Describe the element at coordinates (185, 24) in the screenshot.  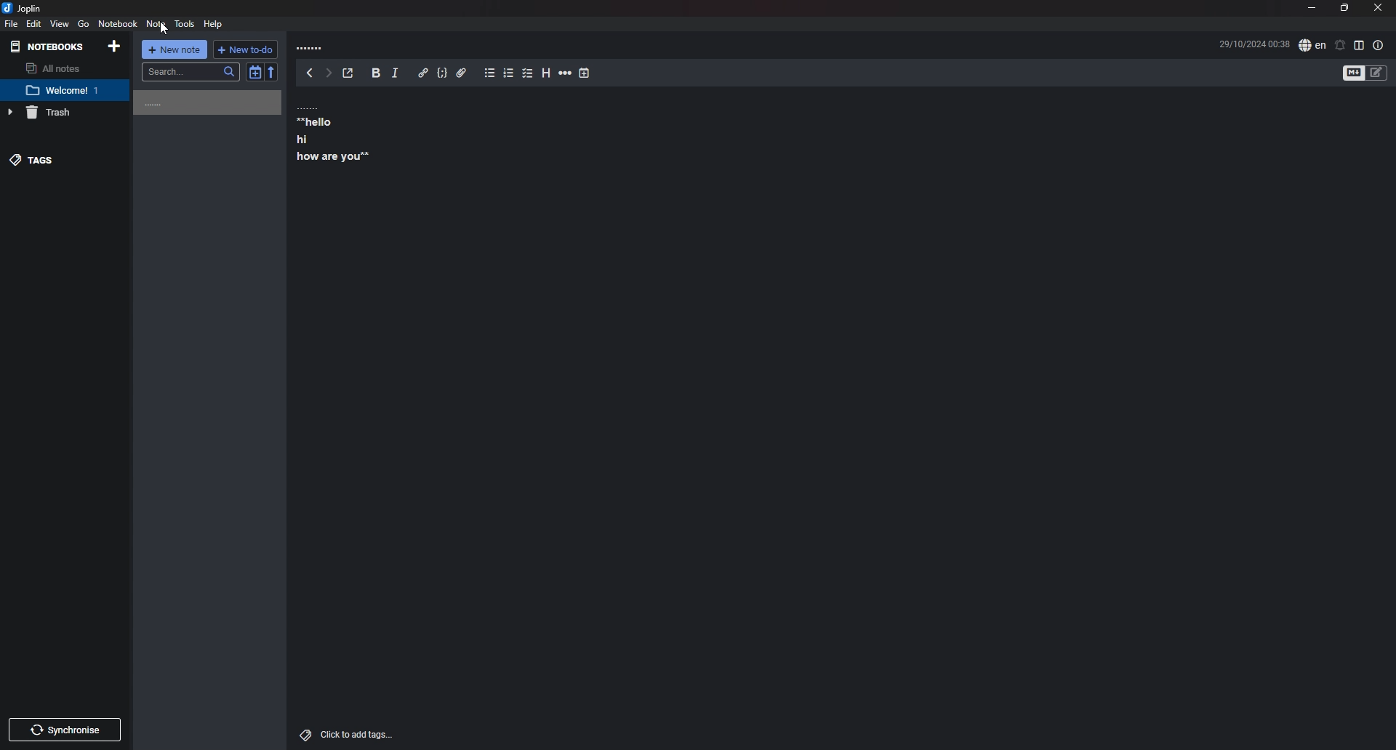
I see `Tools` at that location.